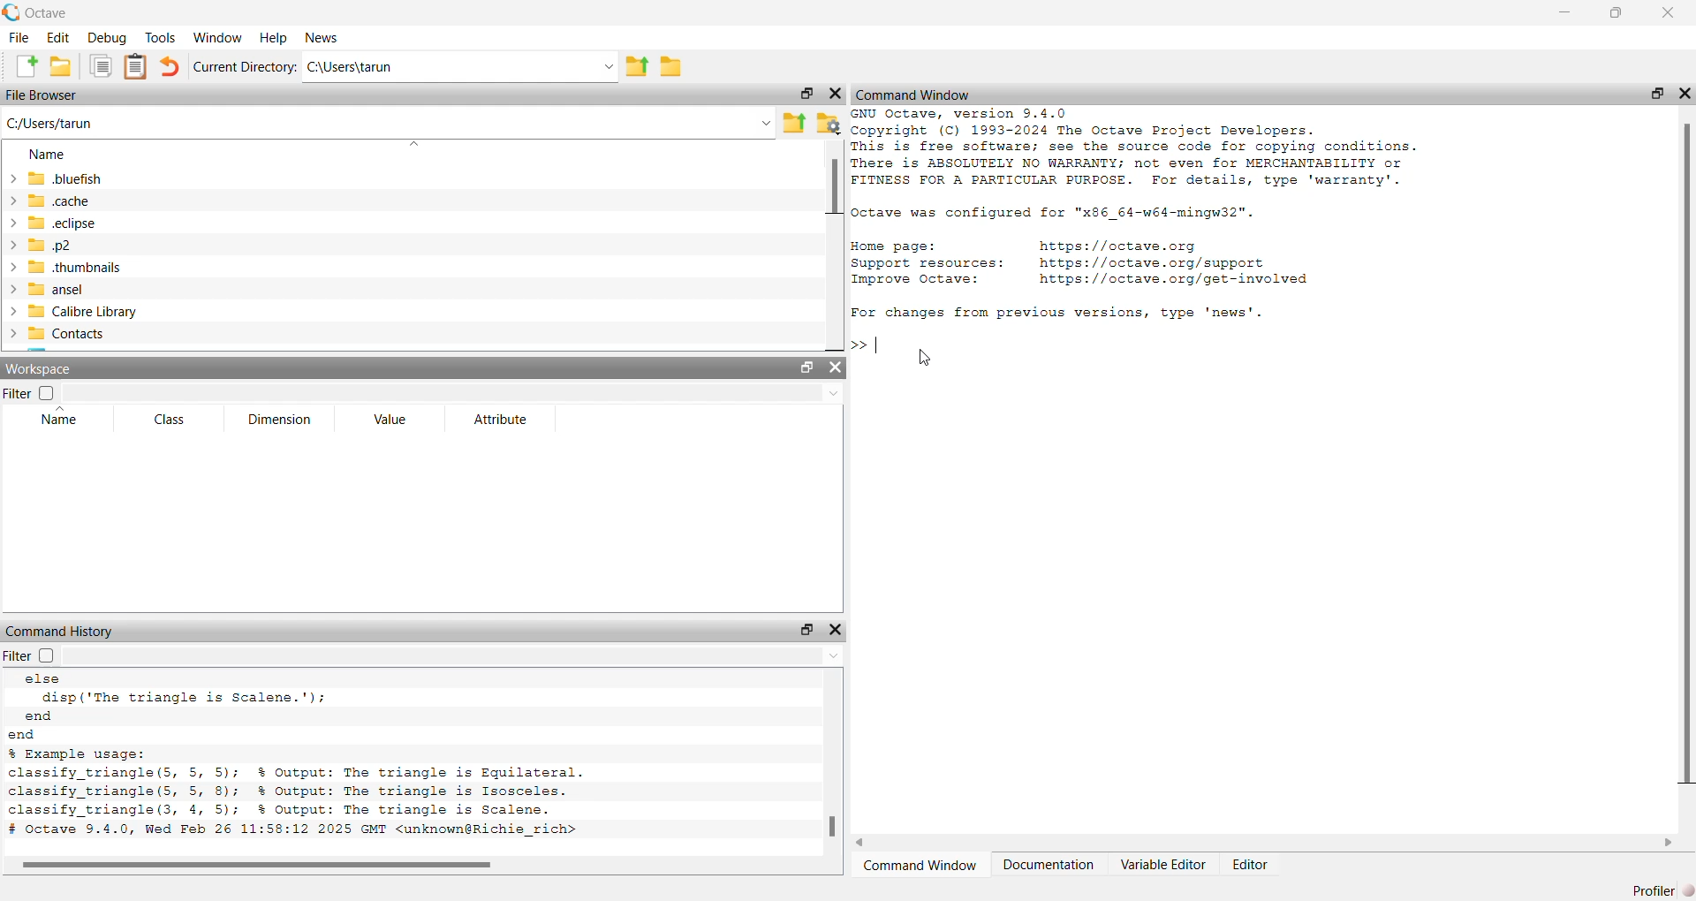 This screenshot has width=1696, height=901. Describe the element at coordinates (1080, 266) in the screenshot. I see `details of octave resources` at that location.